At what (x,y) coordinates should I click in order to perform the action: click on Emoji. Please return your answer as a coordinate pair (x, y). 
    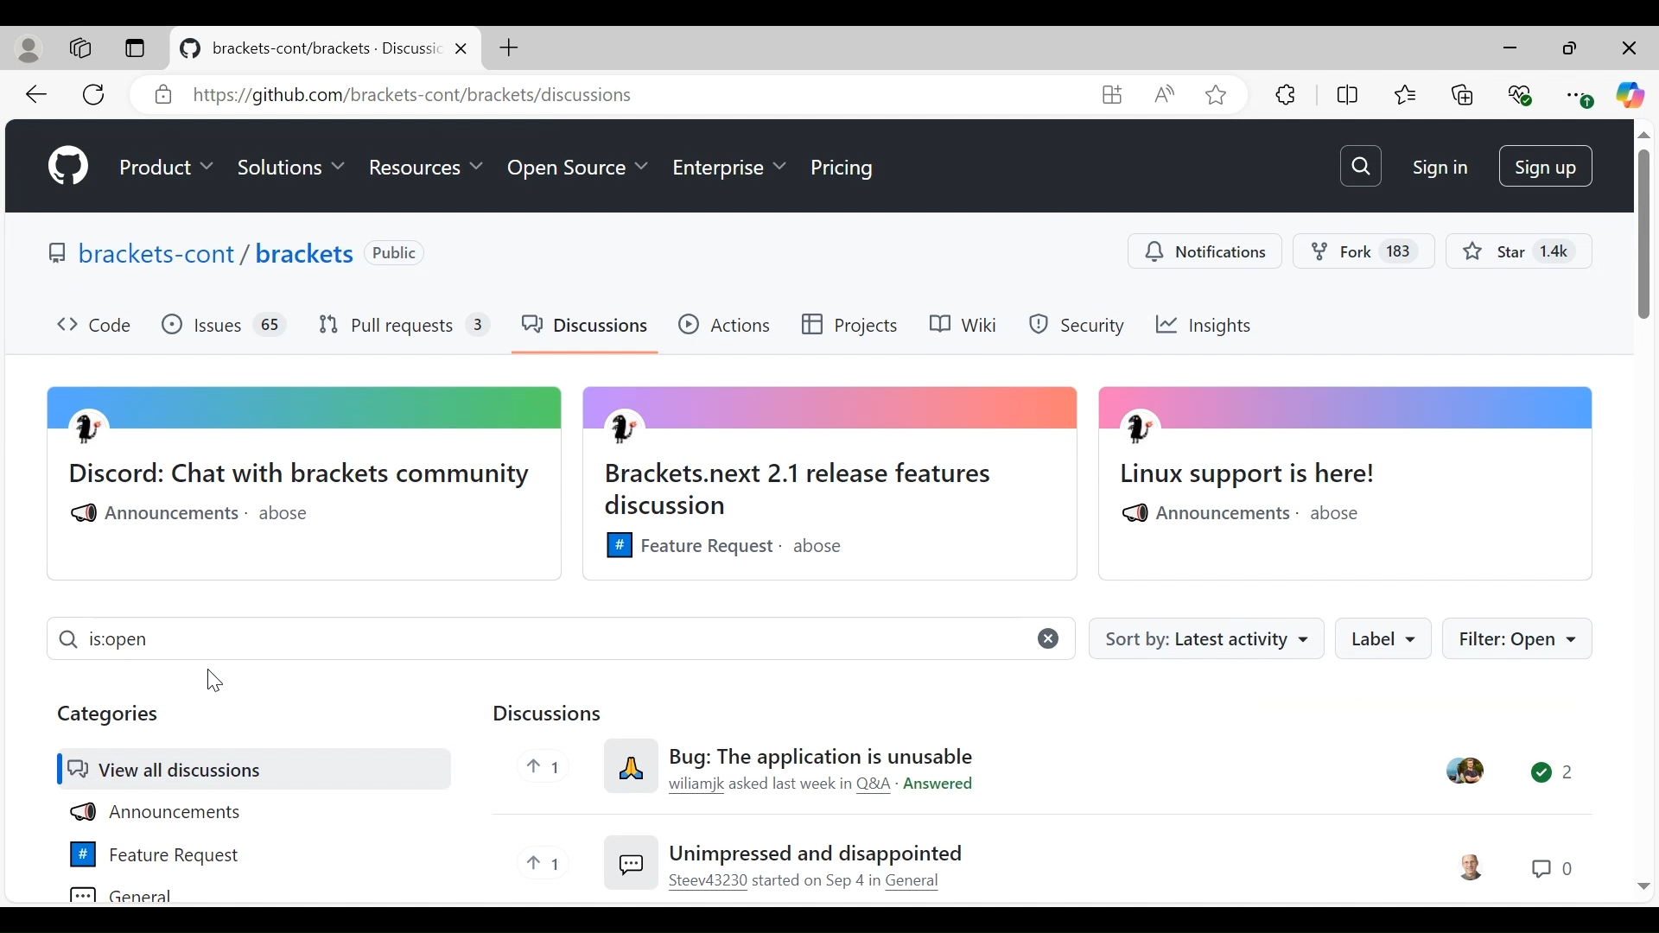
    Looking at the image, I should click on (632, 860).